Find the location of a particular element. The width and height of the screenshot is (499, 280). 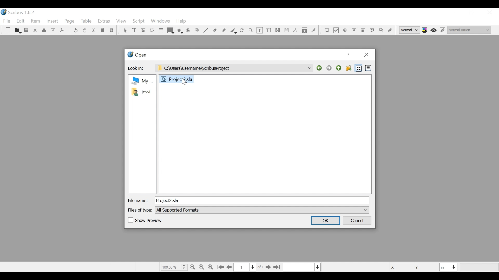

File is located at coordinates (176, 78).